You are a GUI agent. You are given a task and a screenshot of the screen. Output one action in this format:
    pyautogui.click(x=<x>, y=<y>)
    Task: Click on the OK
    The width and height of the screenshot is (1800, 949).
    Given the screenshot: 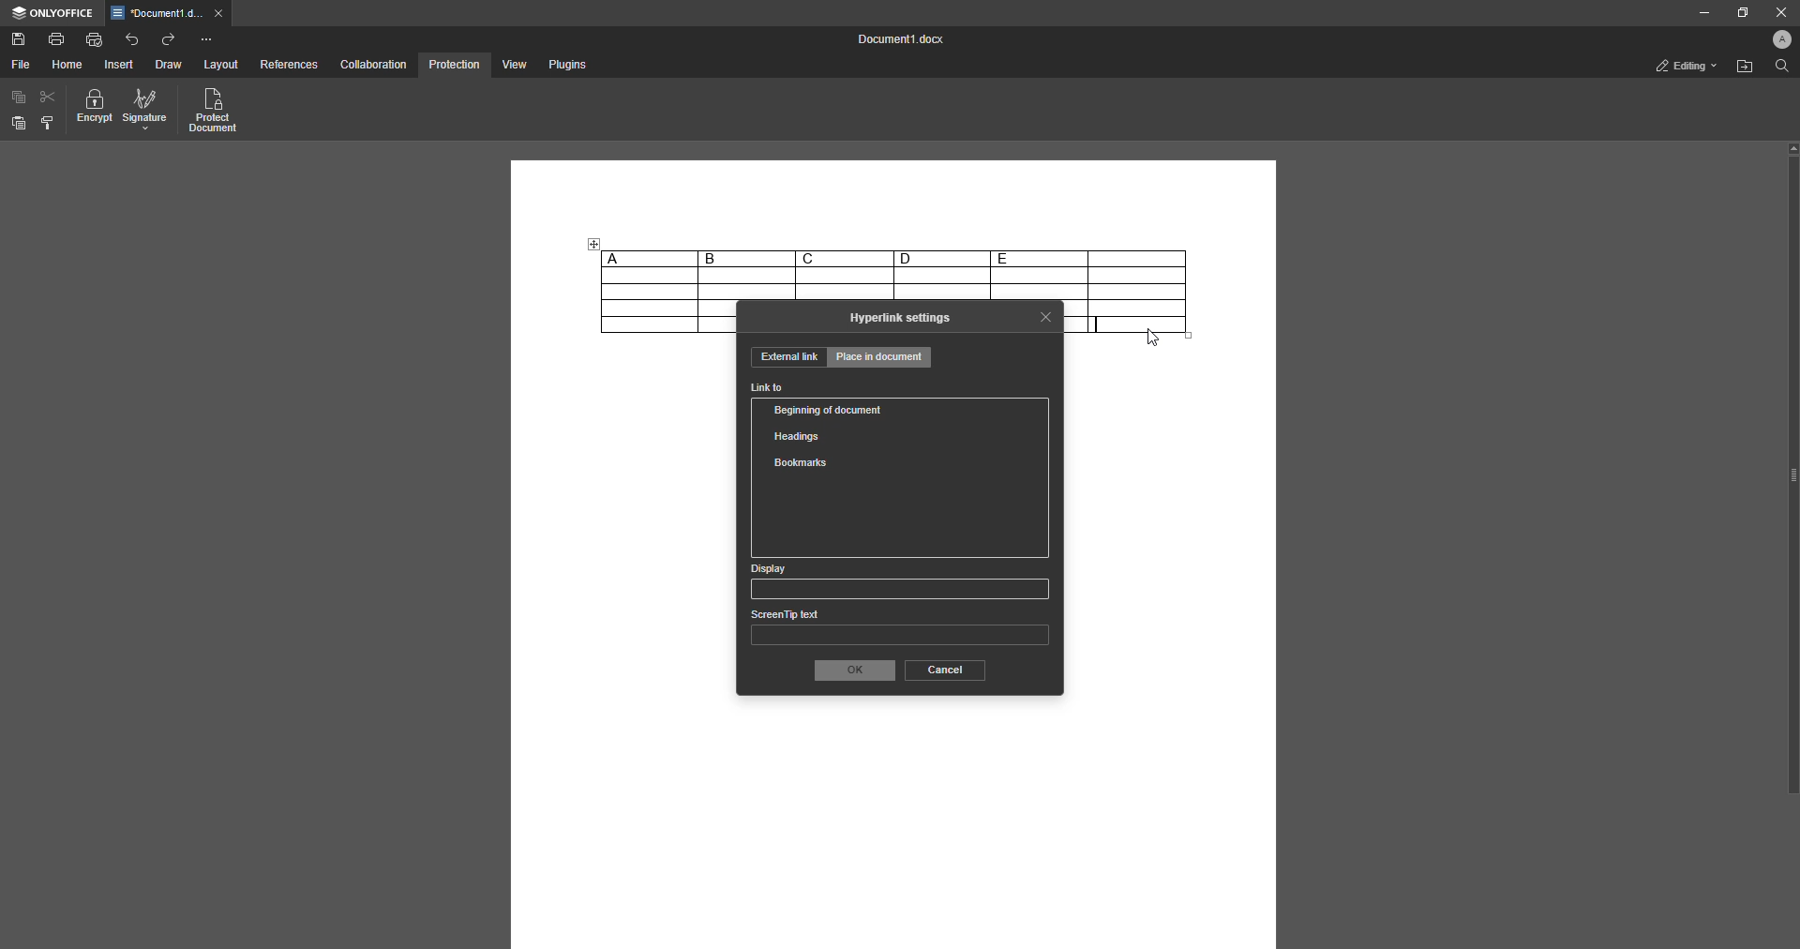 What is the action you would take?
    pyautogui.click(x=852, y=670)
    